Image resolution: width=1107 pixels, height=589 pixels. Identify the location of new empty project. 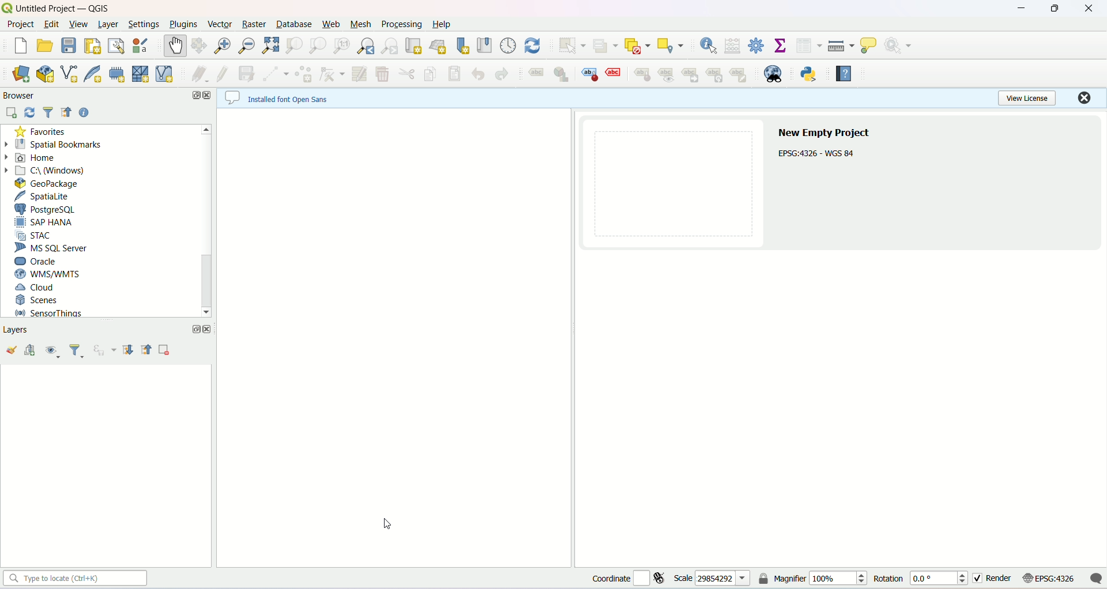
(824, 133).